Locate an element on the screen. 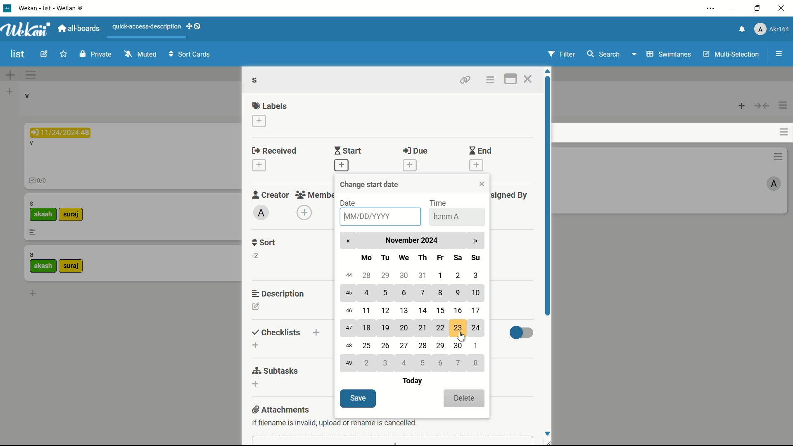  admin is located at coordinates (774, 184).